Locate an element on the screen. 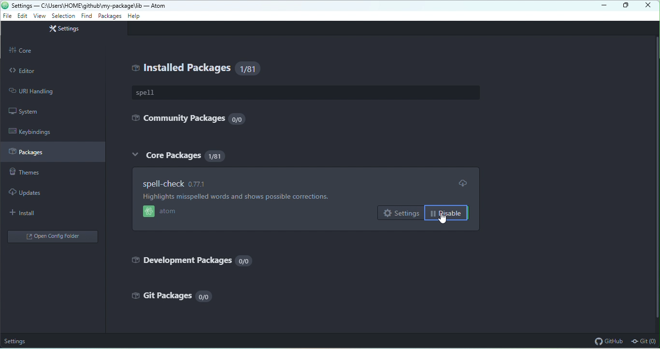 The height and width of the screenshot is (349, 660). edit is located at coordinates (22, 15).